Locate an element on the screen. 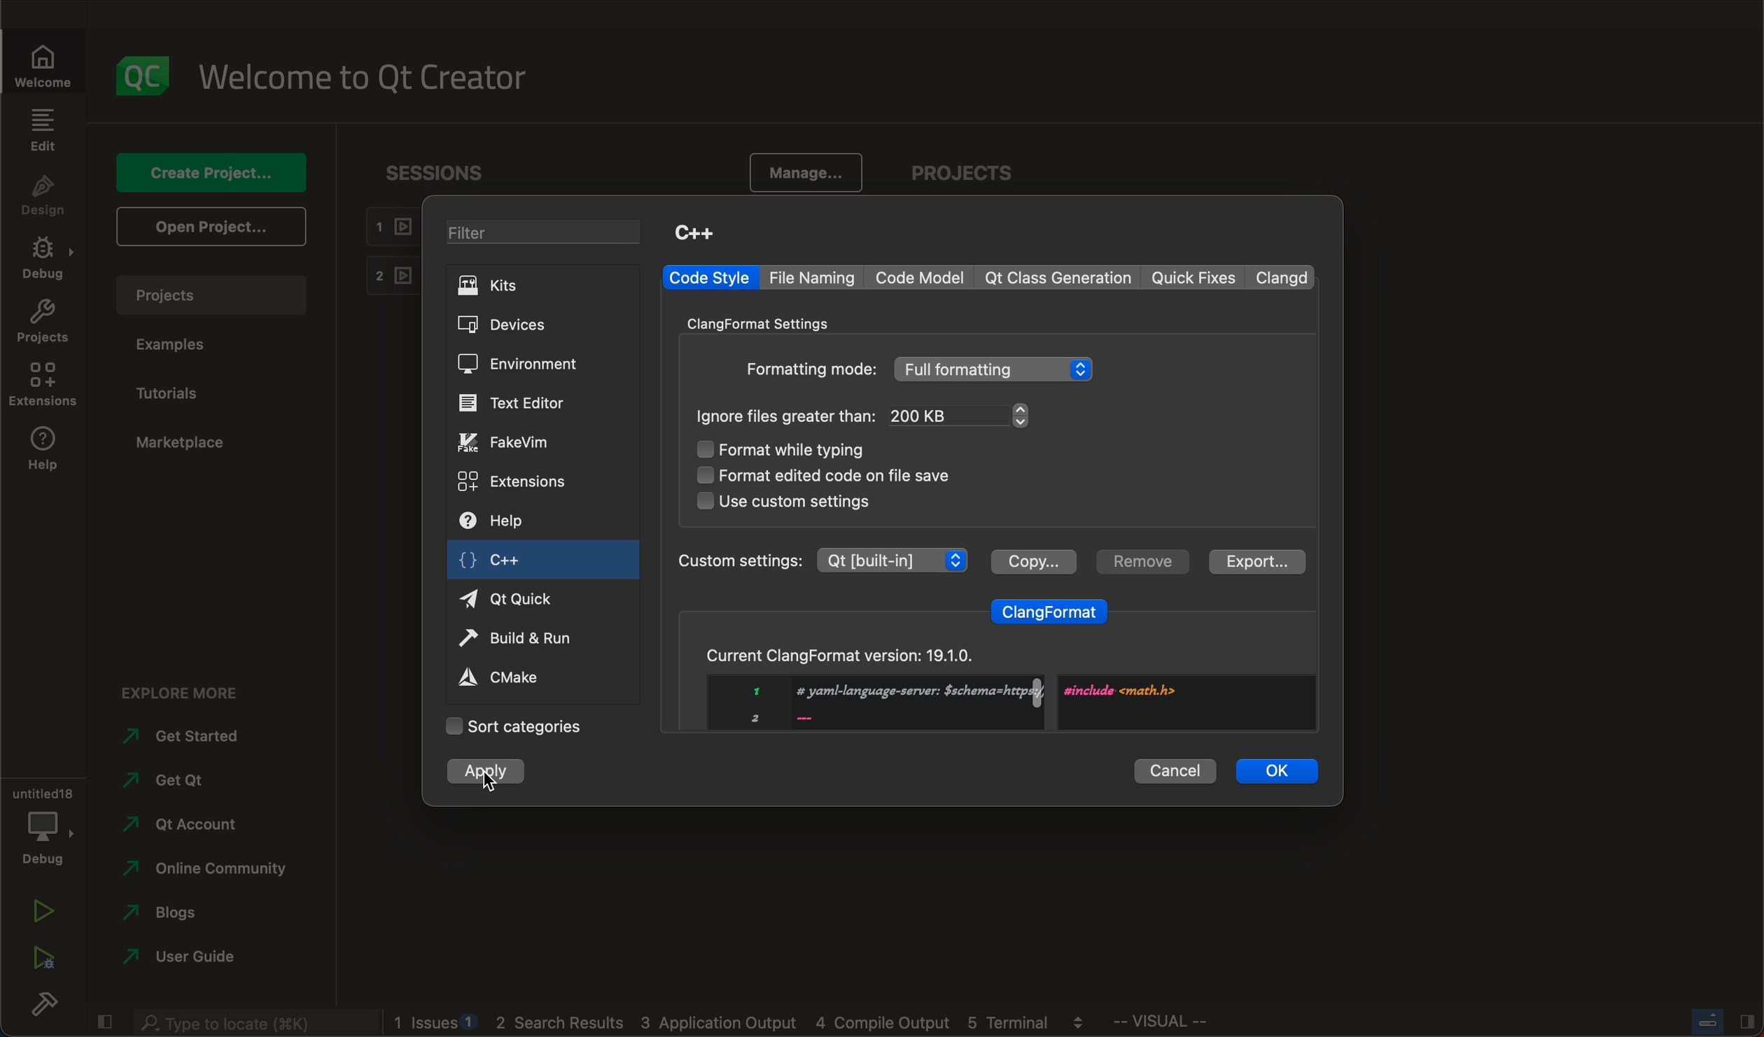  account is located at coordinates (182, 824).